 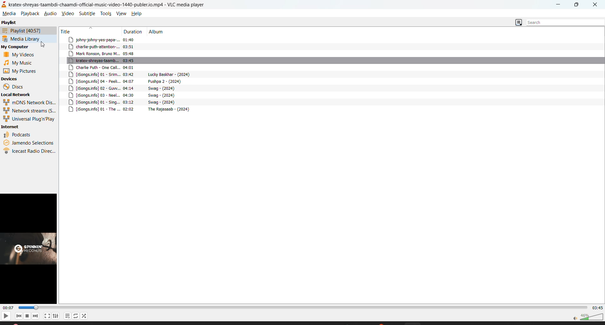 What do you see at coordinates (68, 13) in the screenshot?
I see `video` at bounding box center [68, 13].